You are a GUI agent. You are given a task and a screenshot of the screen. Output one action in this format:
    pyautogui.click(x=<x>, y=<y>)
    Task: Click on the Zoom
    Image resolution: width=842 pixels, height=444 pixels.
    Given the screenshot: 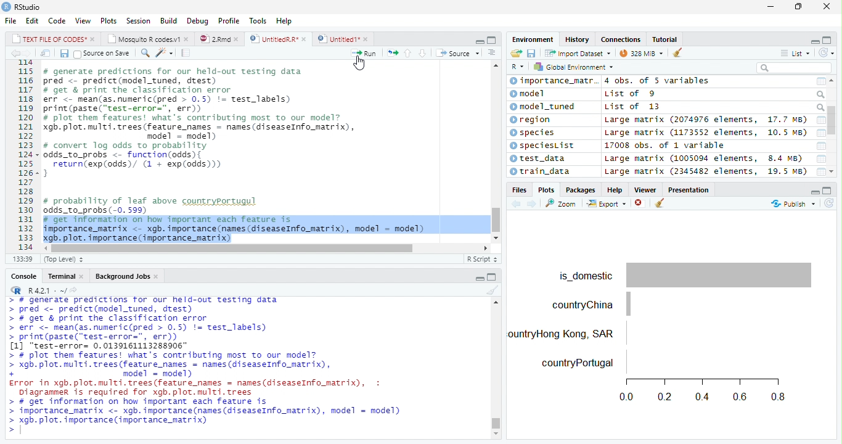 What is the action you would take?
    pyautogui.click(x=562, y=202)
    